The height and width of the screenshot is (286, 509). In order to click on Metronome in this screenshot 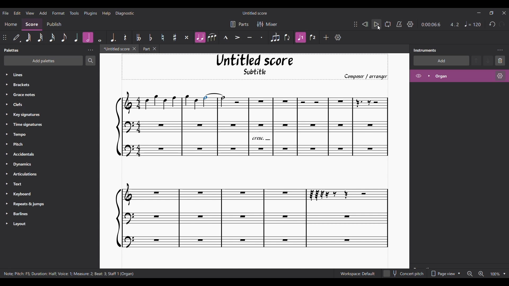, I will do `click(399, 24)`.